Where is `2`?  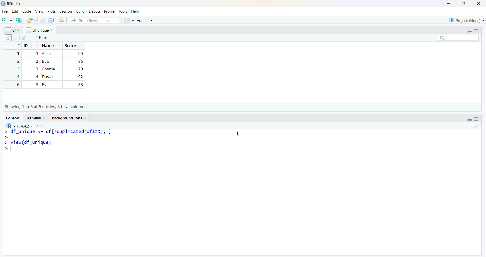 2 is located at coordinates (36, 61).